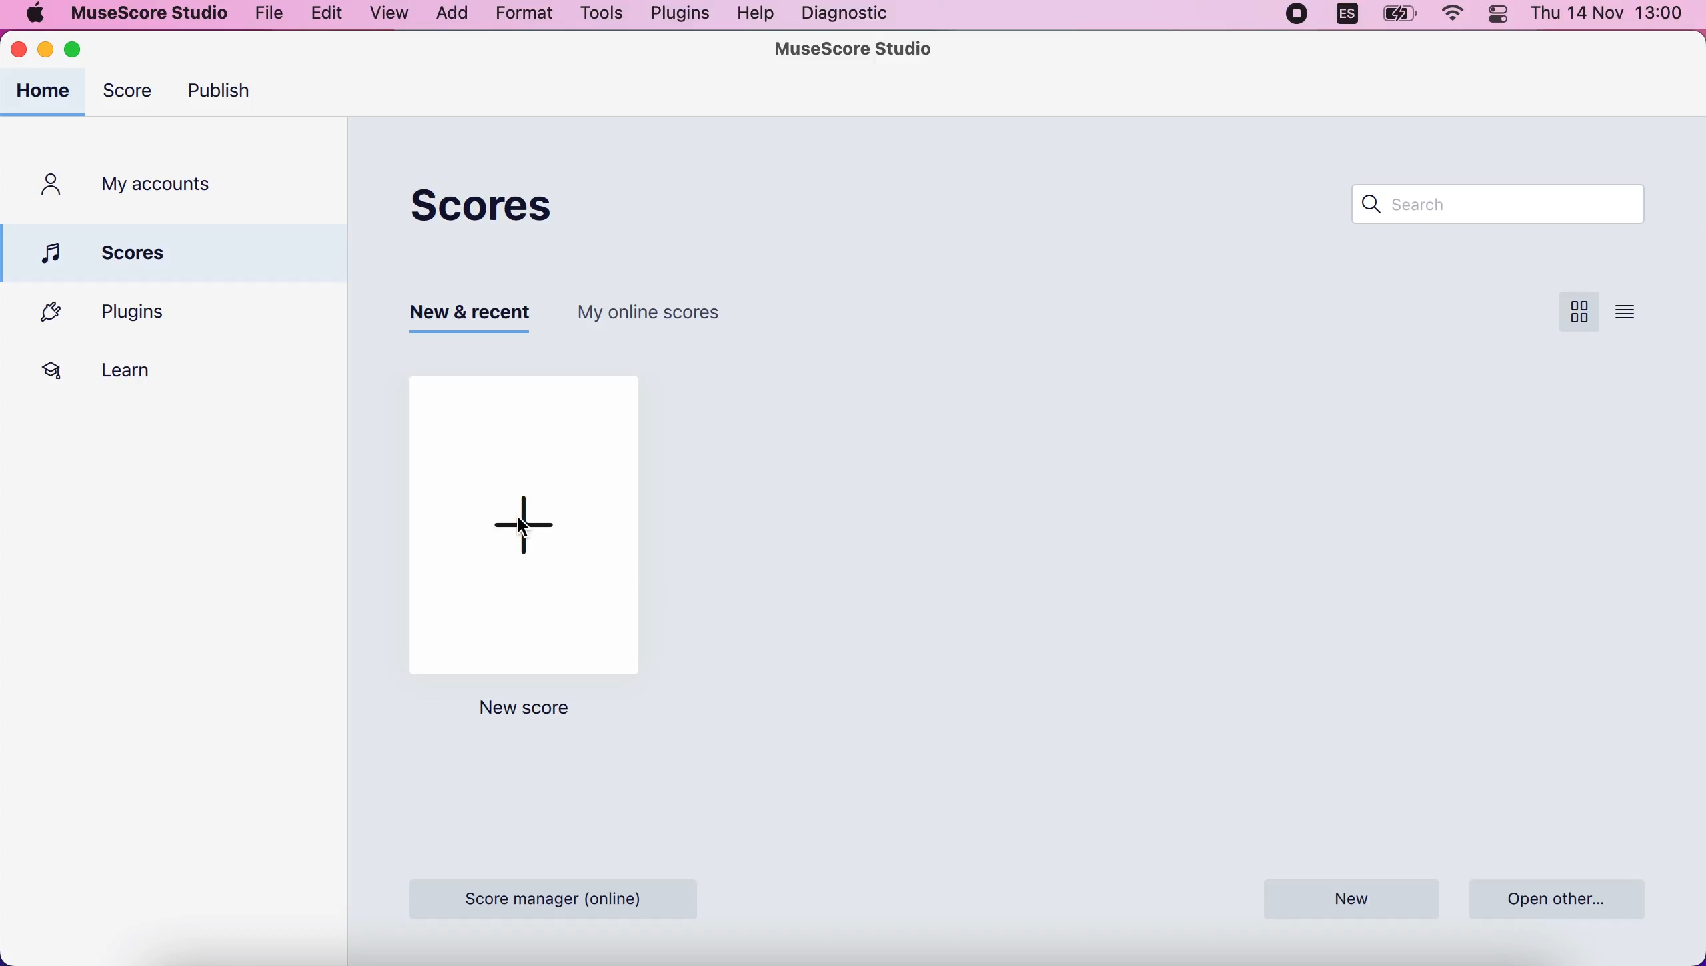  I want to click on close, so click(20, 52).